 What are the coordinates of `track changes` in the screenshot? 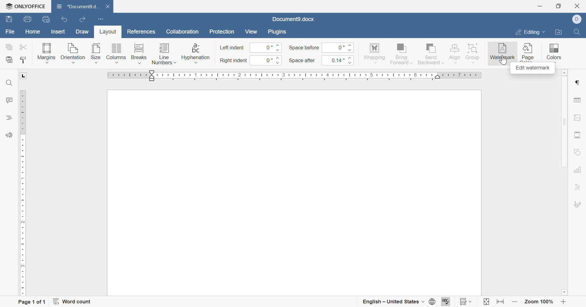 It's located at (466, 302).